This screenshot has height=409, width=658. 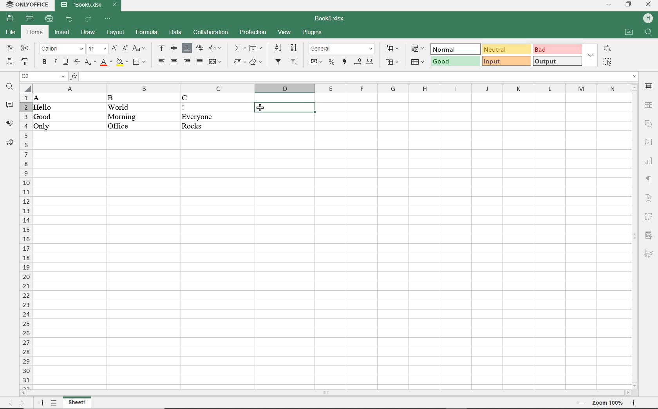 What do you see at coordinates (30, 18) in the screenshot?
I see `print` at bounding box center [30, 18].